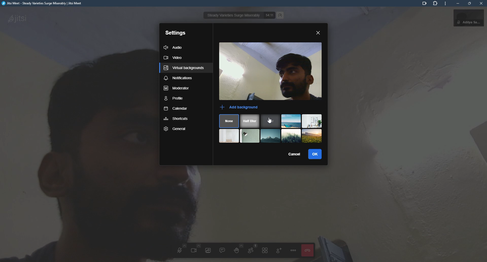 The height and width of the screenshot is (262, 487). What do you see at coordinates (469, 3) in the screenshot?
I see `maximize` at bounding box center [469, 3].